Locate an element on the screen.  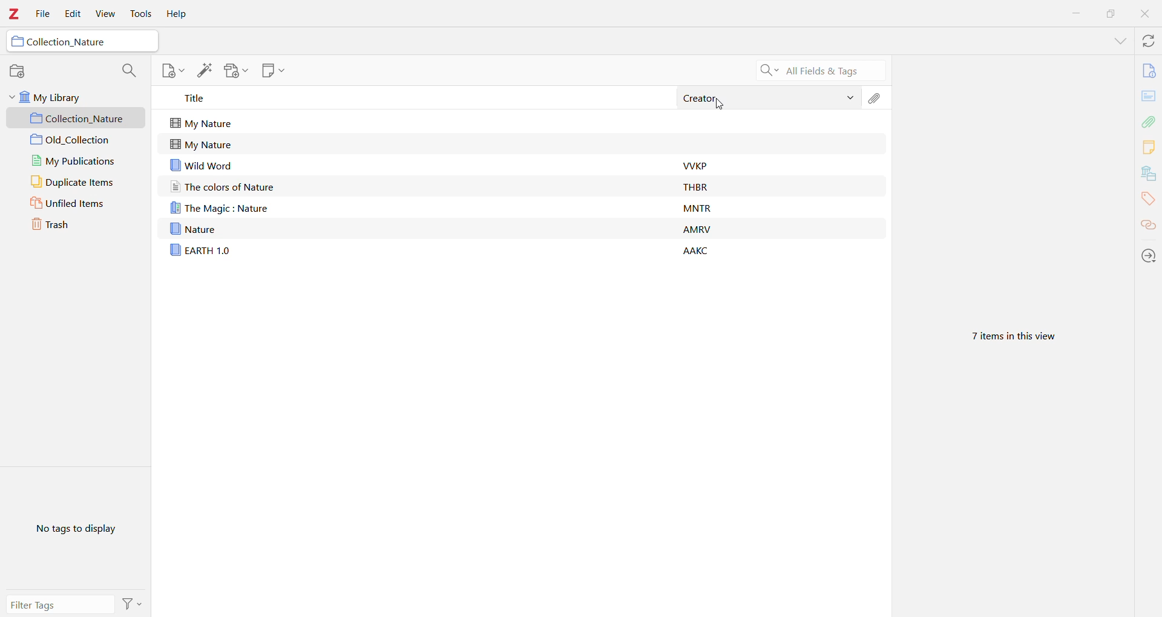
Restore Down is located at coordinates (1112, 13).